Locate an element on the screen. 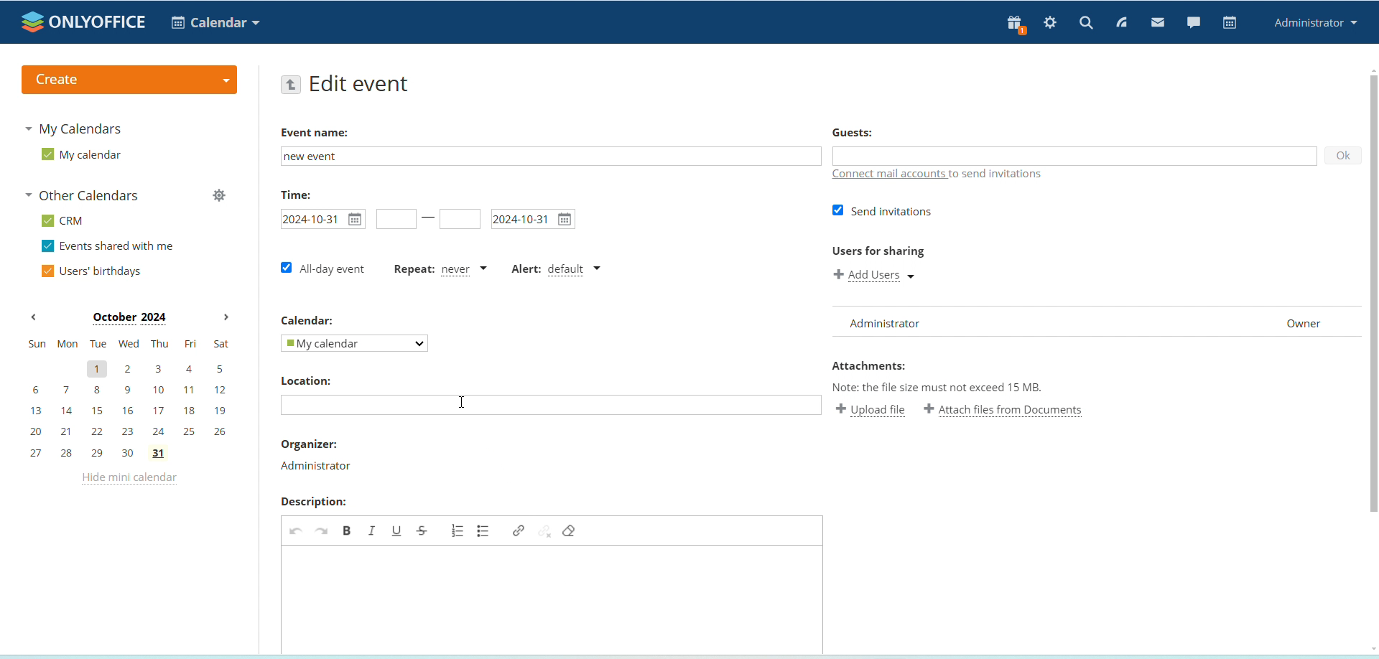 Image resolution: width=1379 pixels, height=659 pixels. add/remove numbered list is located at coordinates (458, 530).